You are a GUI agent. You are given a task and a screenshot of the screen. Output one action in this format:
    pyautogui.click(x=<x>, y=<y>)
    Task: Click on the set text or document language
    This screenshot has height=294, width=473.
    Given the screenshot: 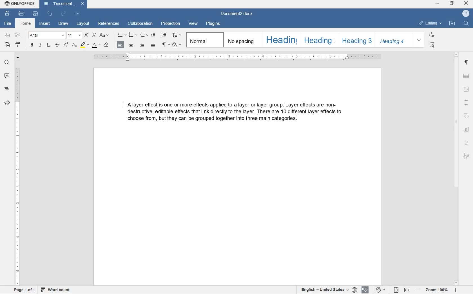 What is the action you would take?
    pyautogui.click(x=327, y=289)
    